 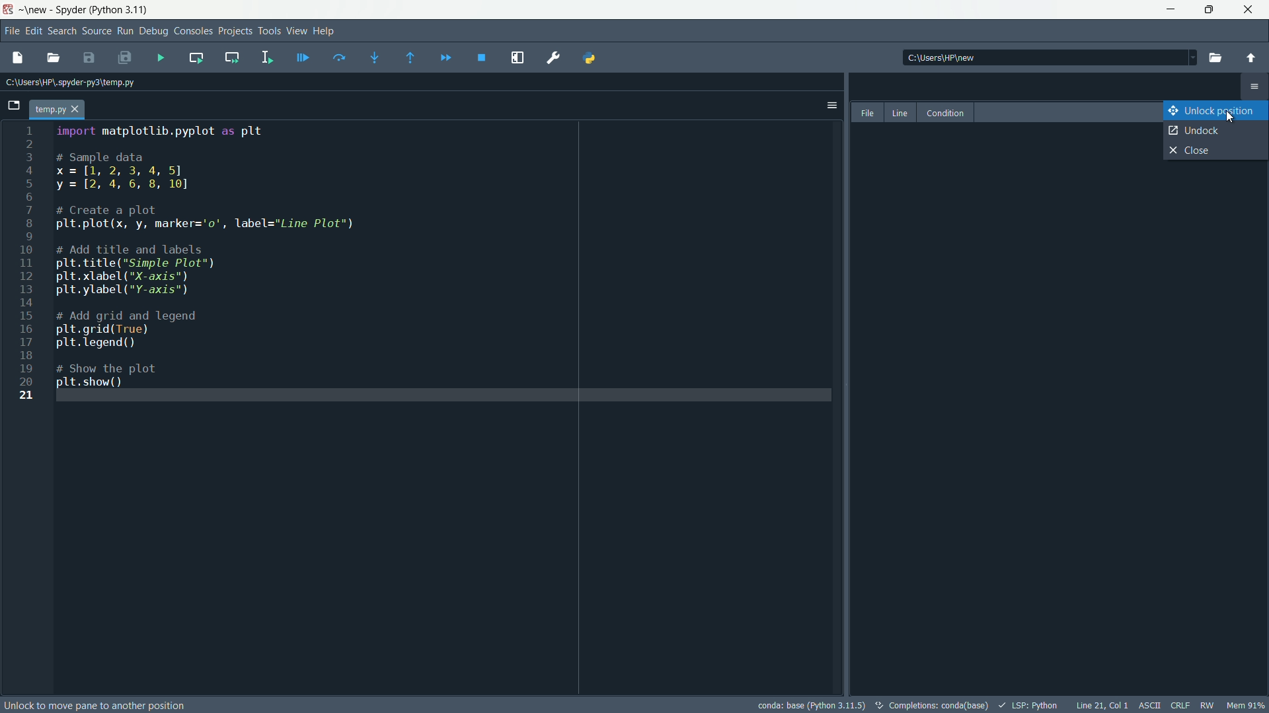 I want to click on browse directory, so click(x=1215, y=57).